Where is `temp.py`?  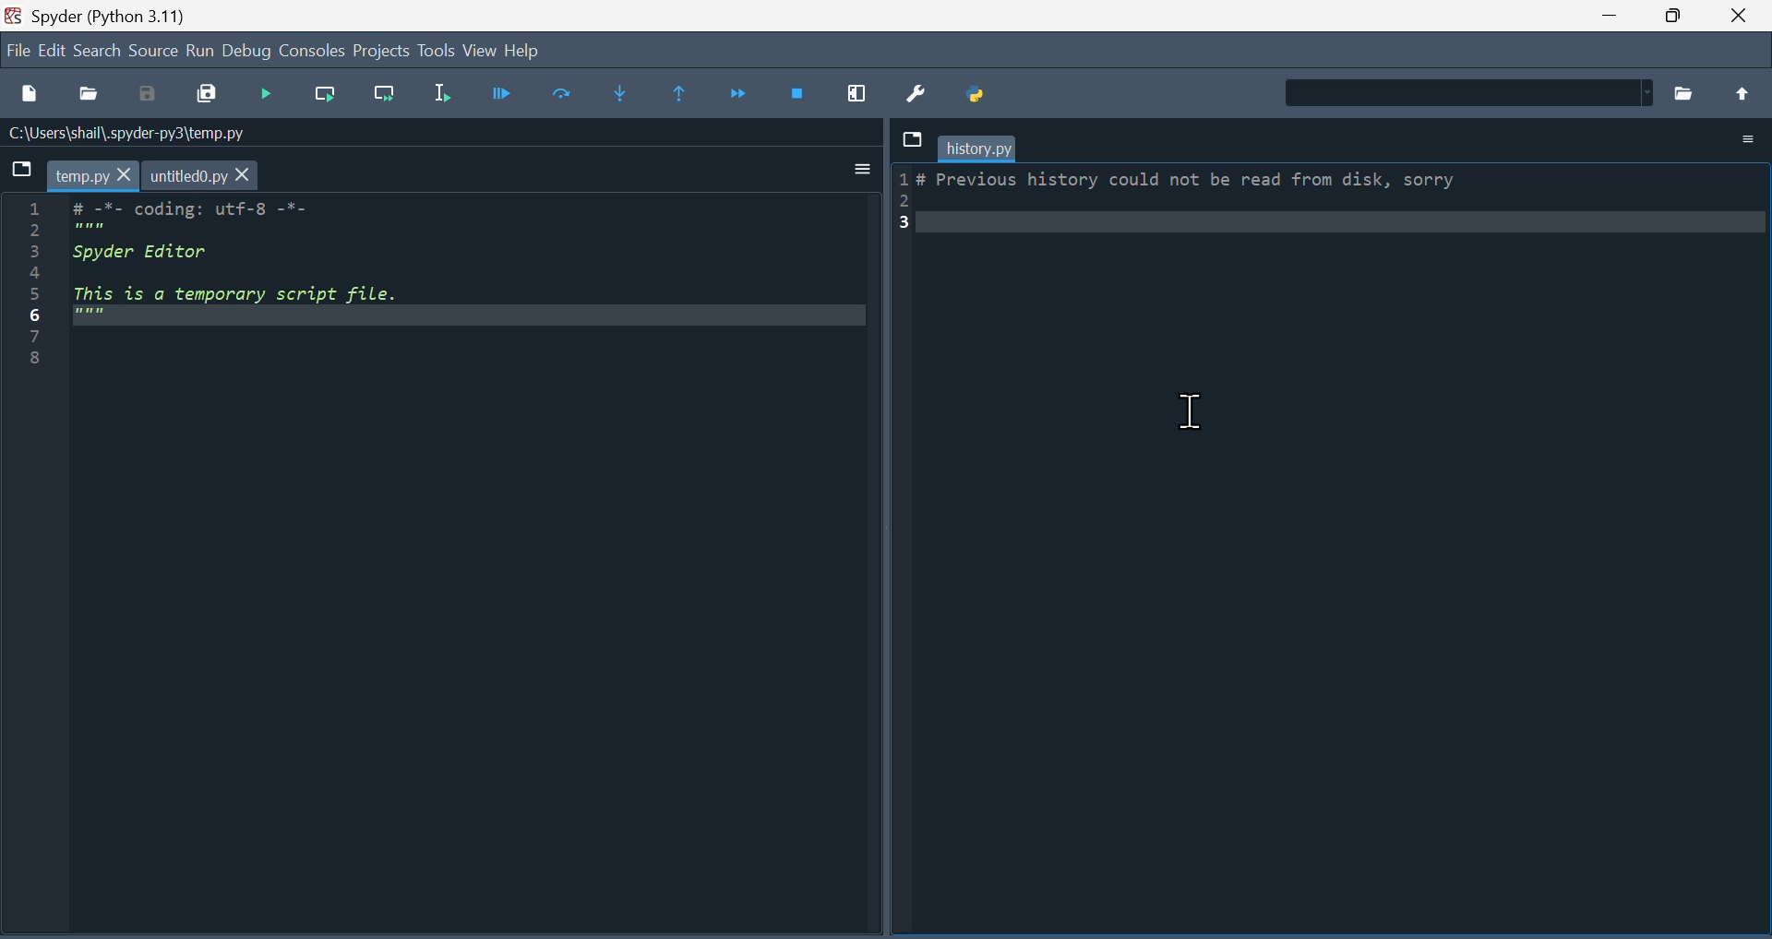 temp.py is located at coordinates (91, 174).